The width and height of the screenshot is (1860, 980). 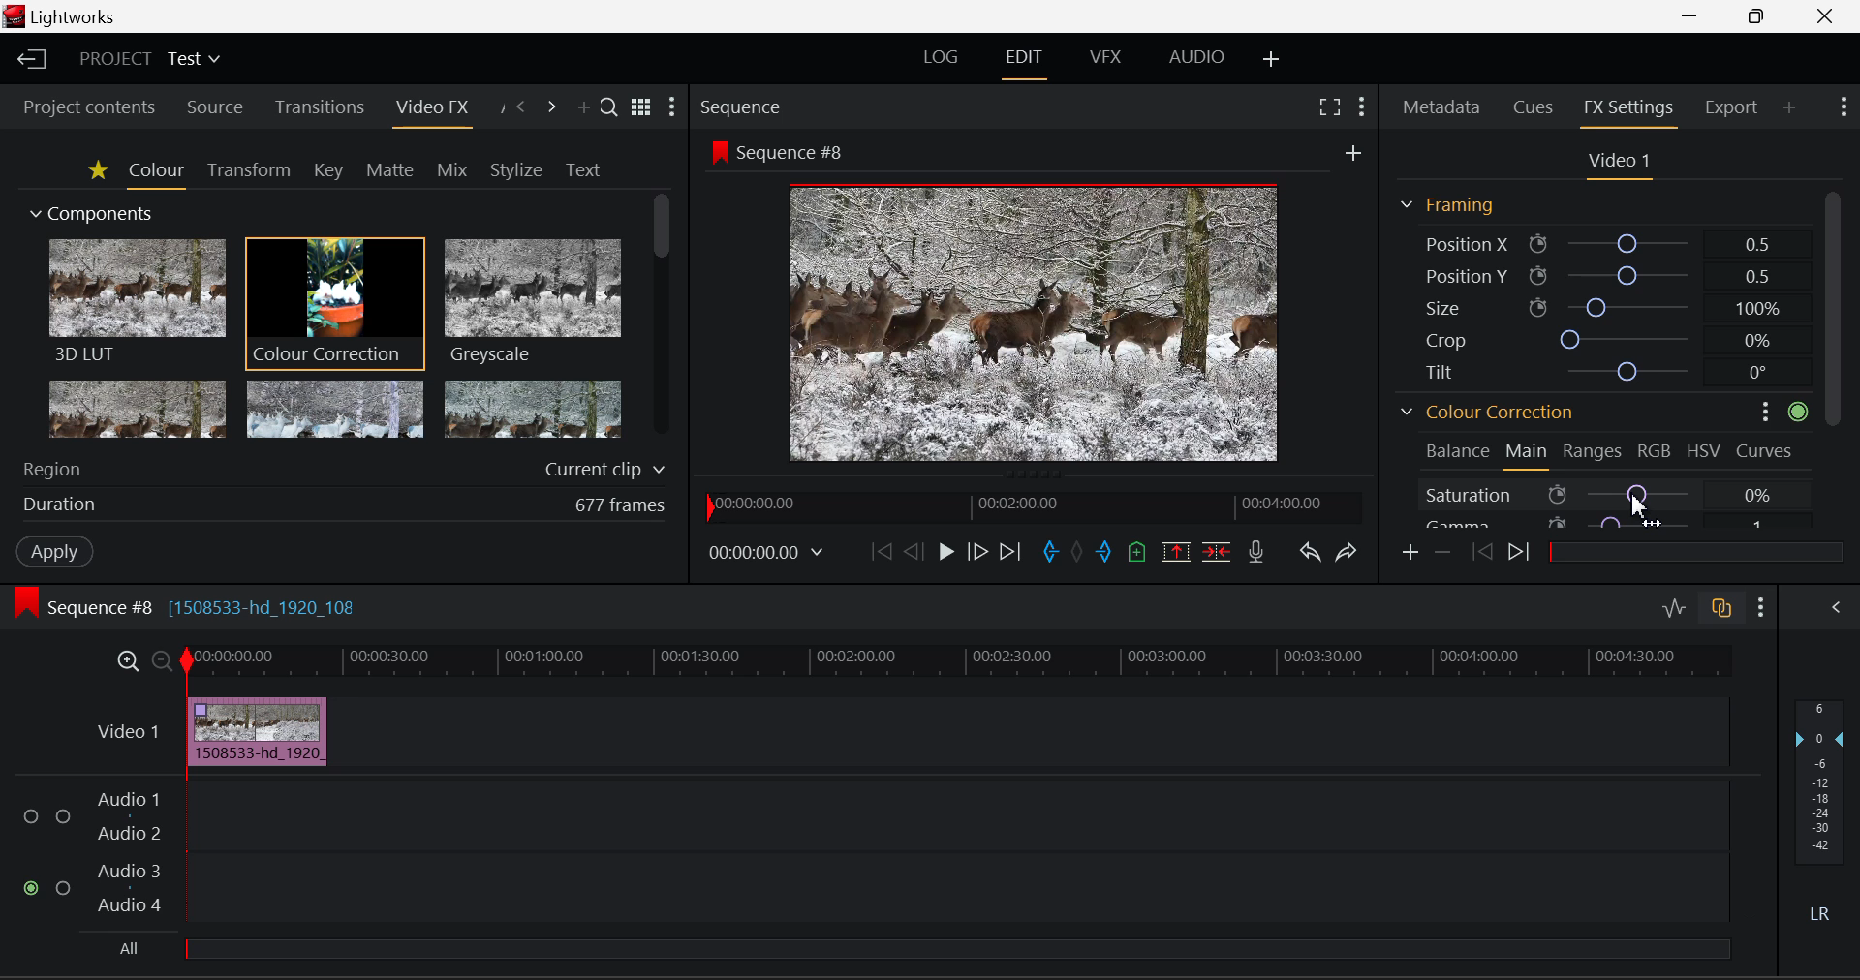 What do you see at coordinates (1761, 608) in the screenshot?
I see `Show Settings` at bounding box center [1761, 608].